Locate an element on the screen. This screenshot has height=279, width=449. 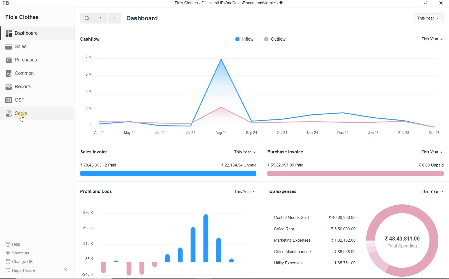
This Year v is located at coordinates (245, 152).